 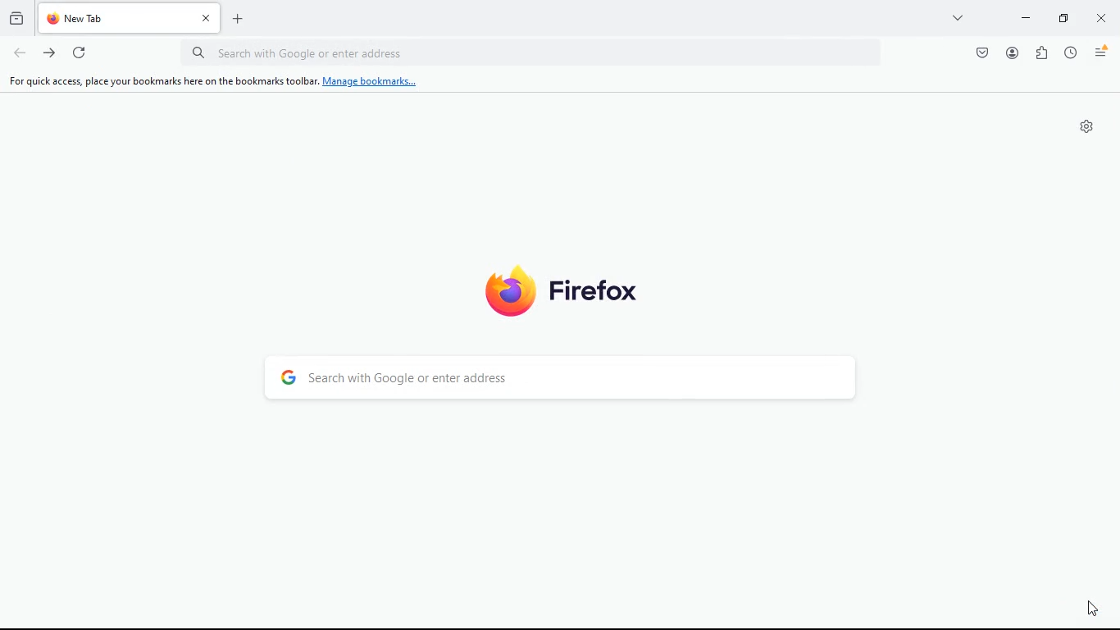 What do you see at coordinates (131, 20) in the screenshot?
I see `tab` at bounding box center [131, 20].